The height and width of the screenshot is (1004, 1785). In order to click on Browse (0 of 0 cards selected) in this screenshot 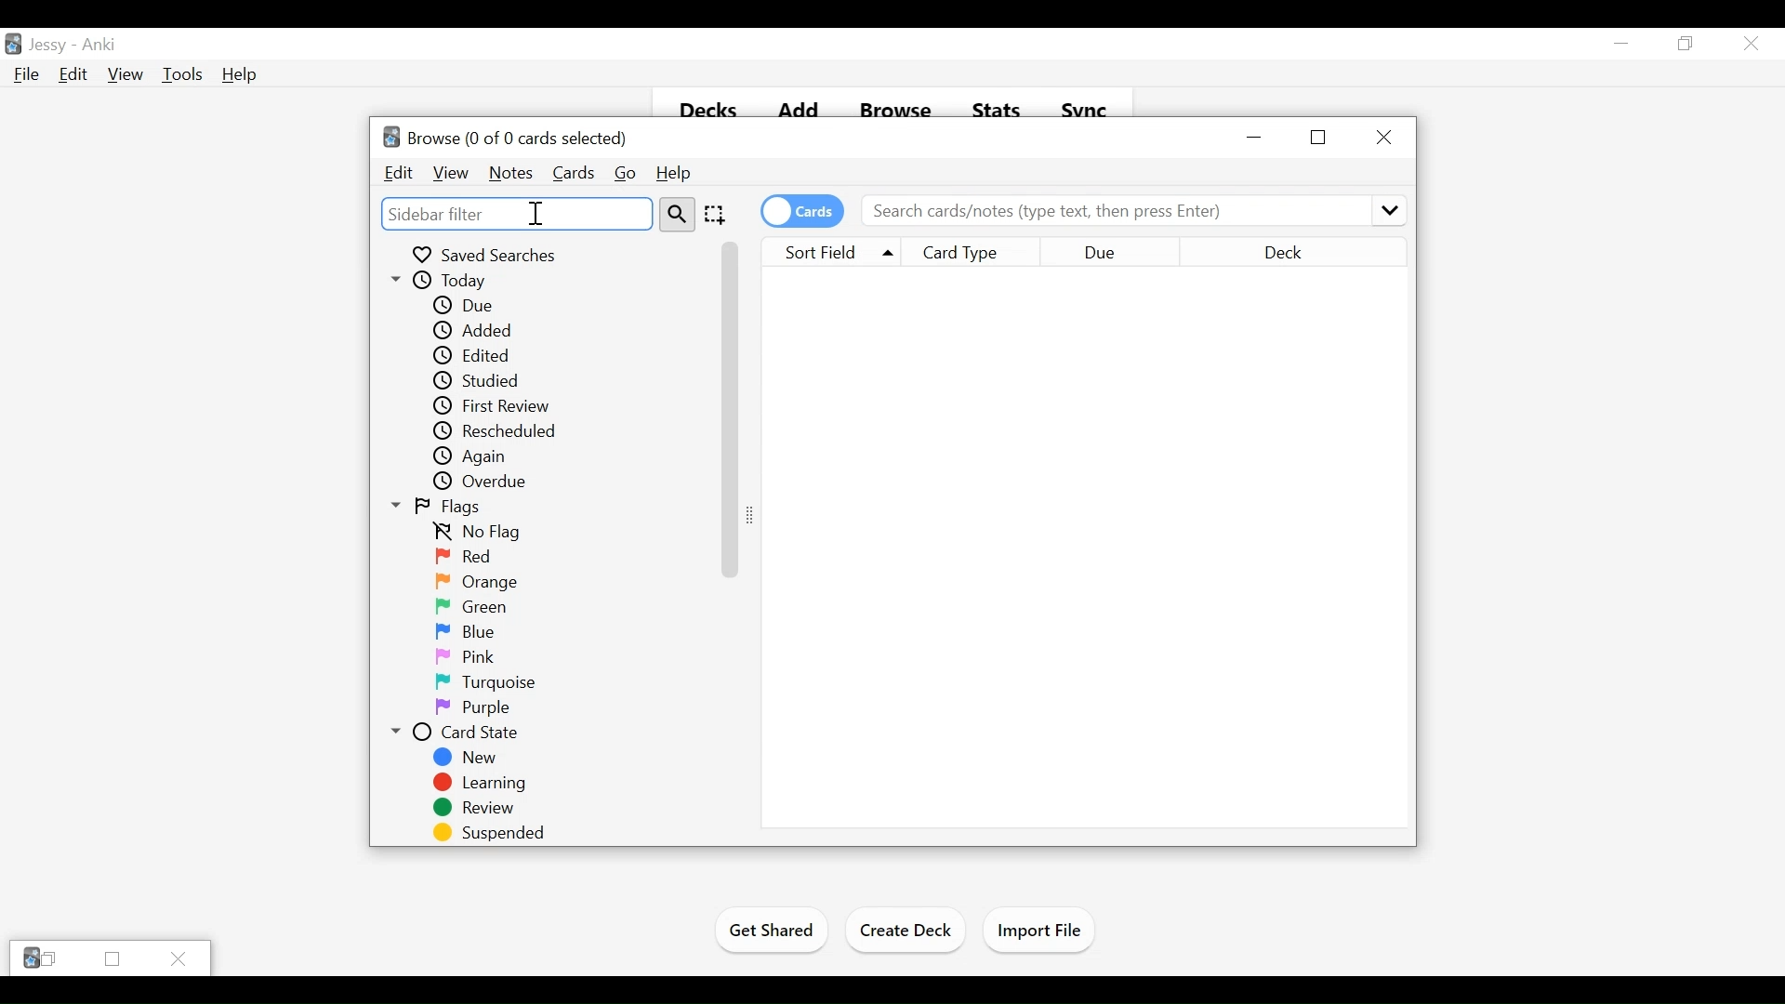, I will do `click(507, 139)`.